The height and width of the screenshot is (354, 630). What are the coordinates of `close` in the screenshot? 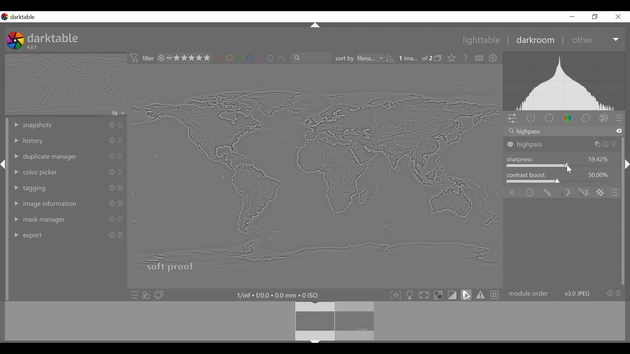 It's located at (618, 17).